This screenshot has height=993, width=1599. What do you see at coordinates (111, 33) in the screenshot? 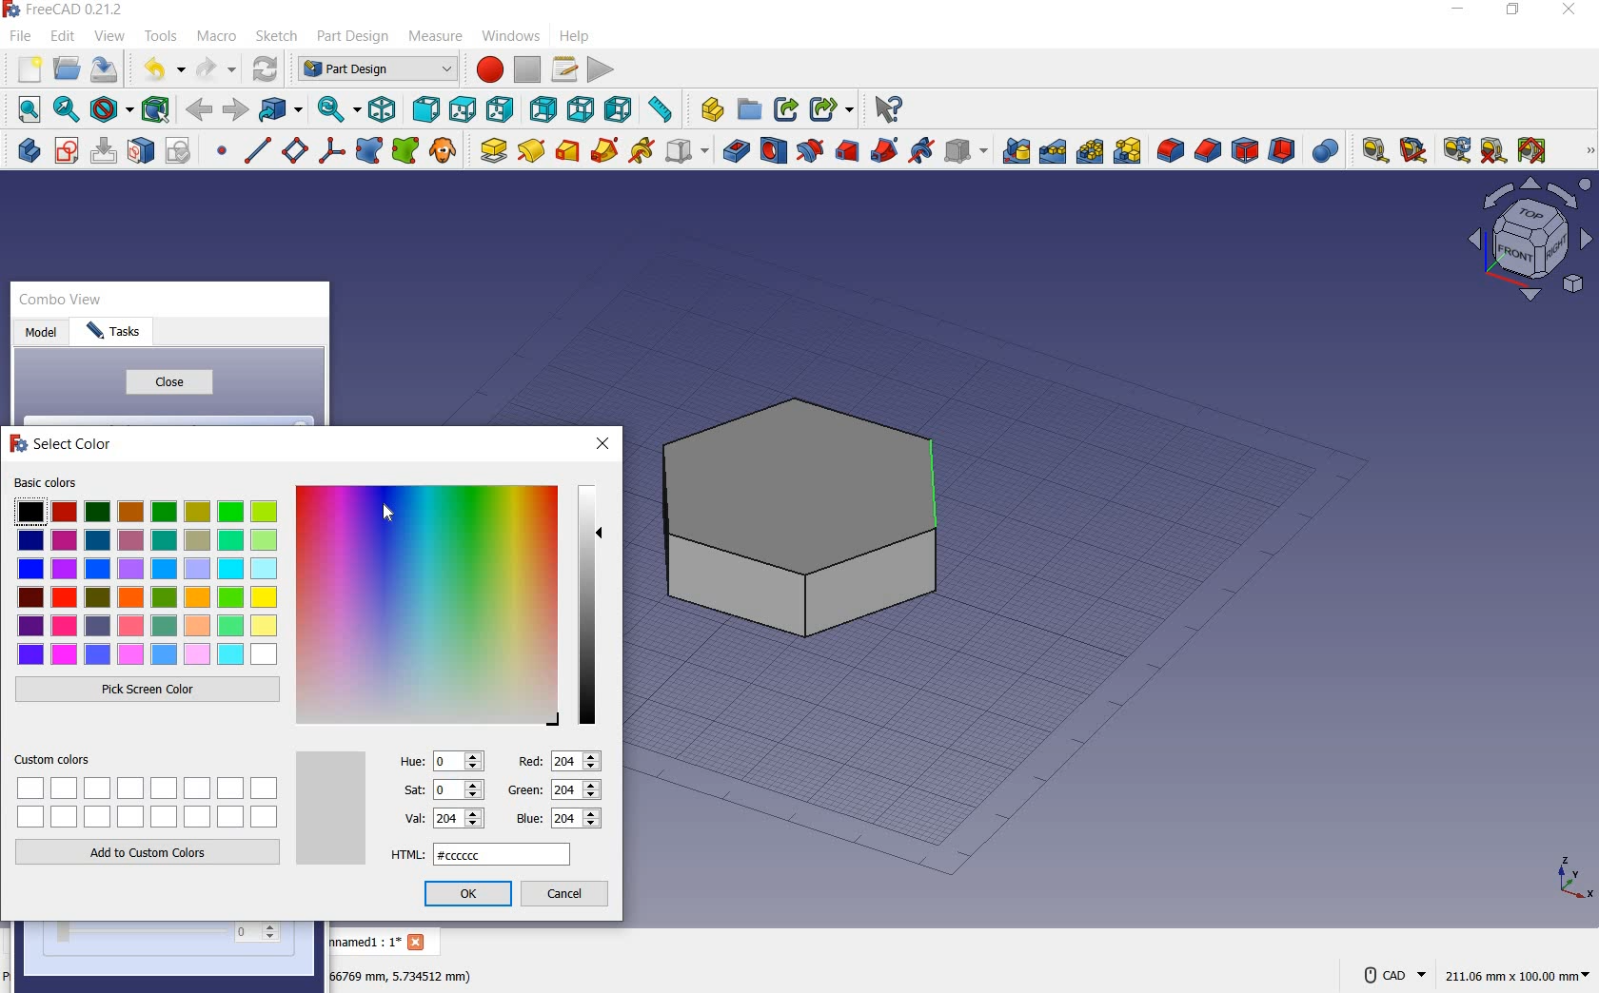
I see `view` at bounding box center [111, 33].